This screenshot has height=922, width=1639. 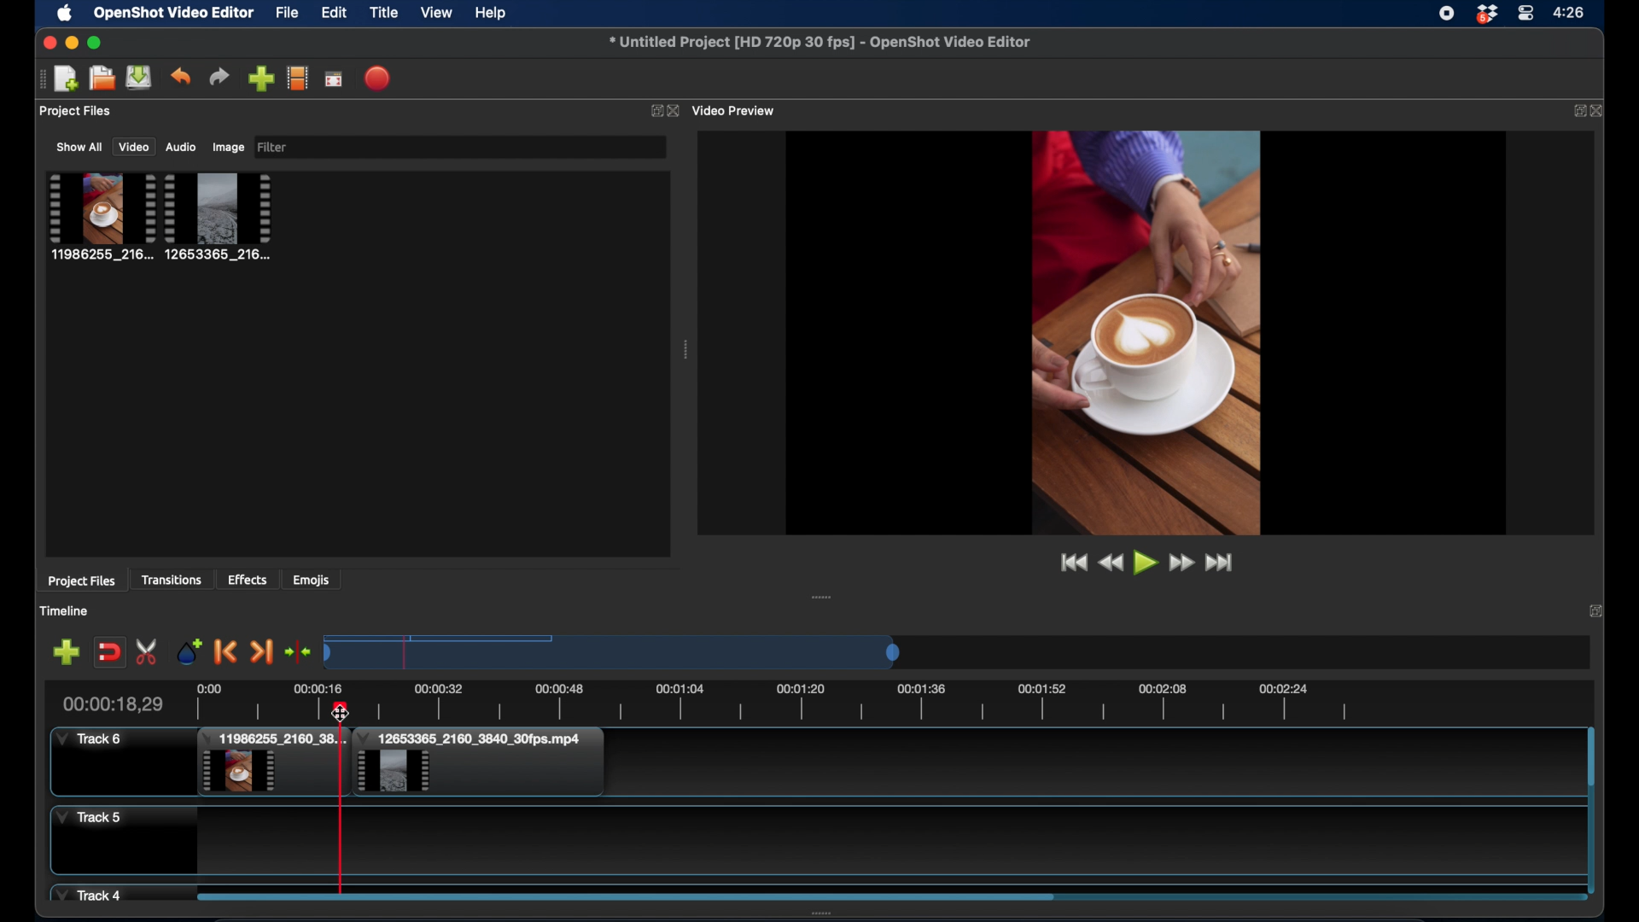 What do you see at coordinates (100, 79) in the screenshot?
I see `open project` at bounding box center [100, 79].